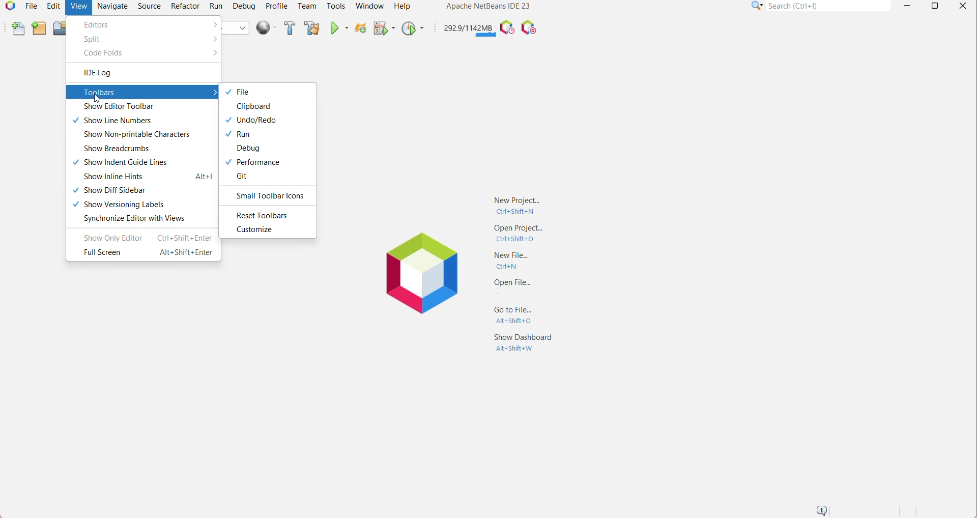 This screenshot has height=518, width=977. Describe the element at coordinates (259, 163) in the screenshot. I see `Performance` at that location.